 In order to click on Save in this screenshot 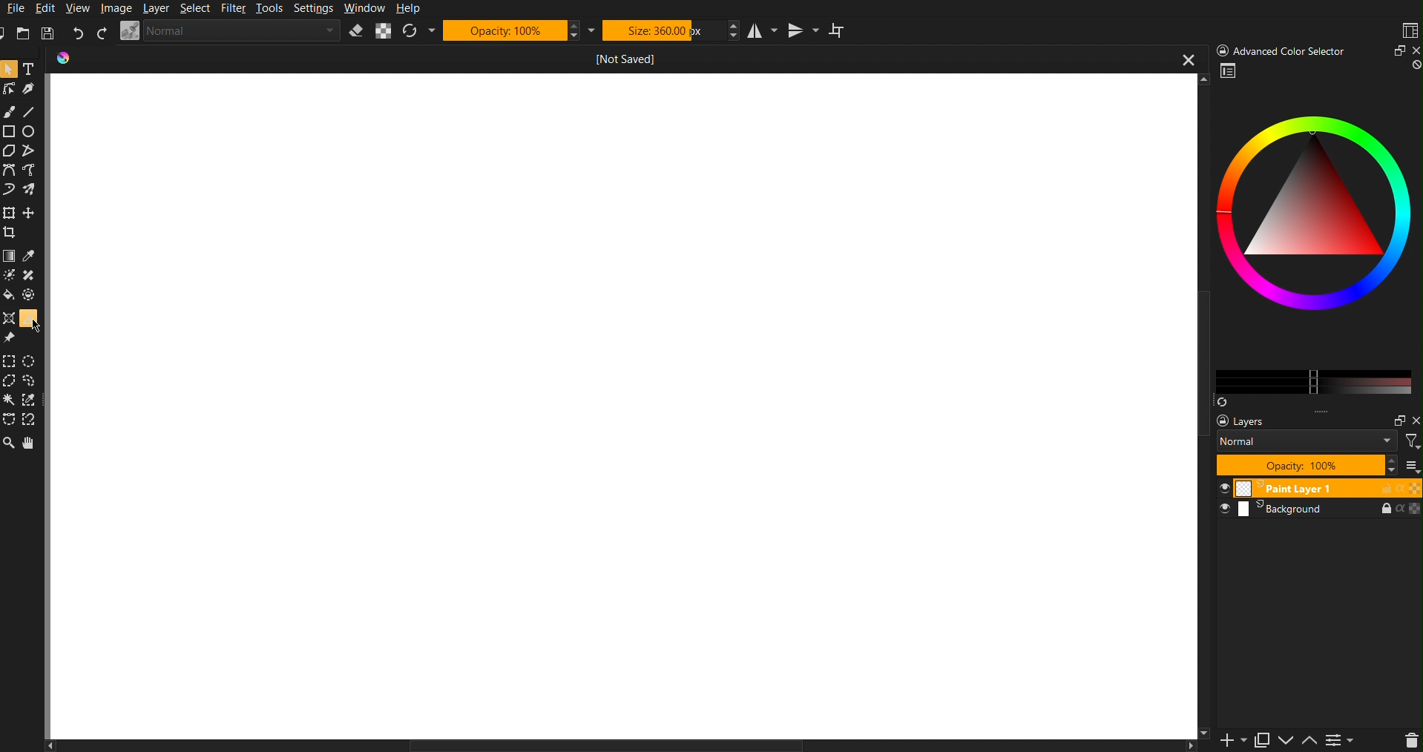, I will do `click(46, 33)`.